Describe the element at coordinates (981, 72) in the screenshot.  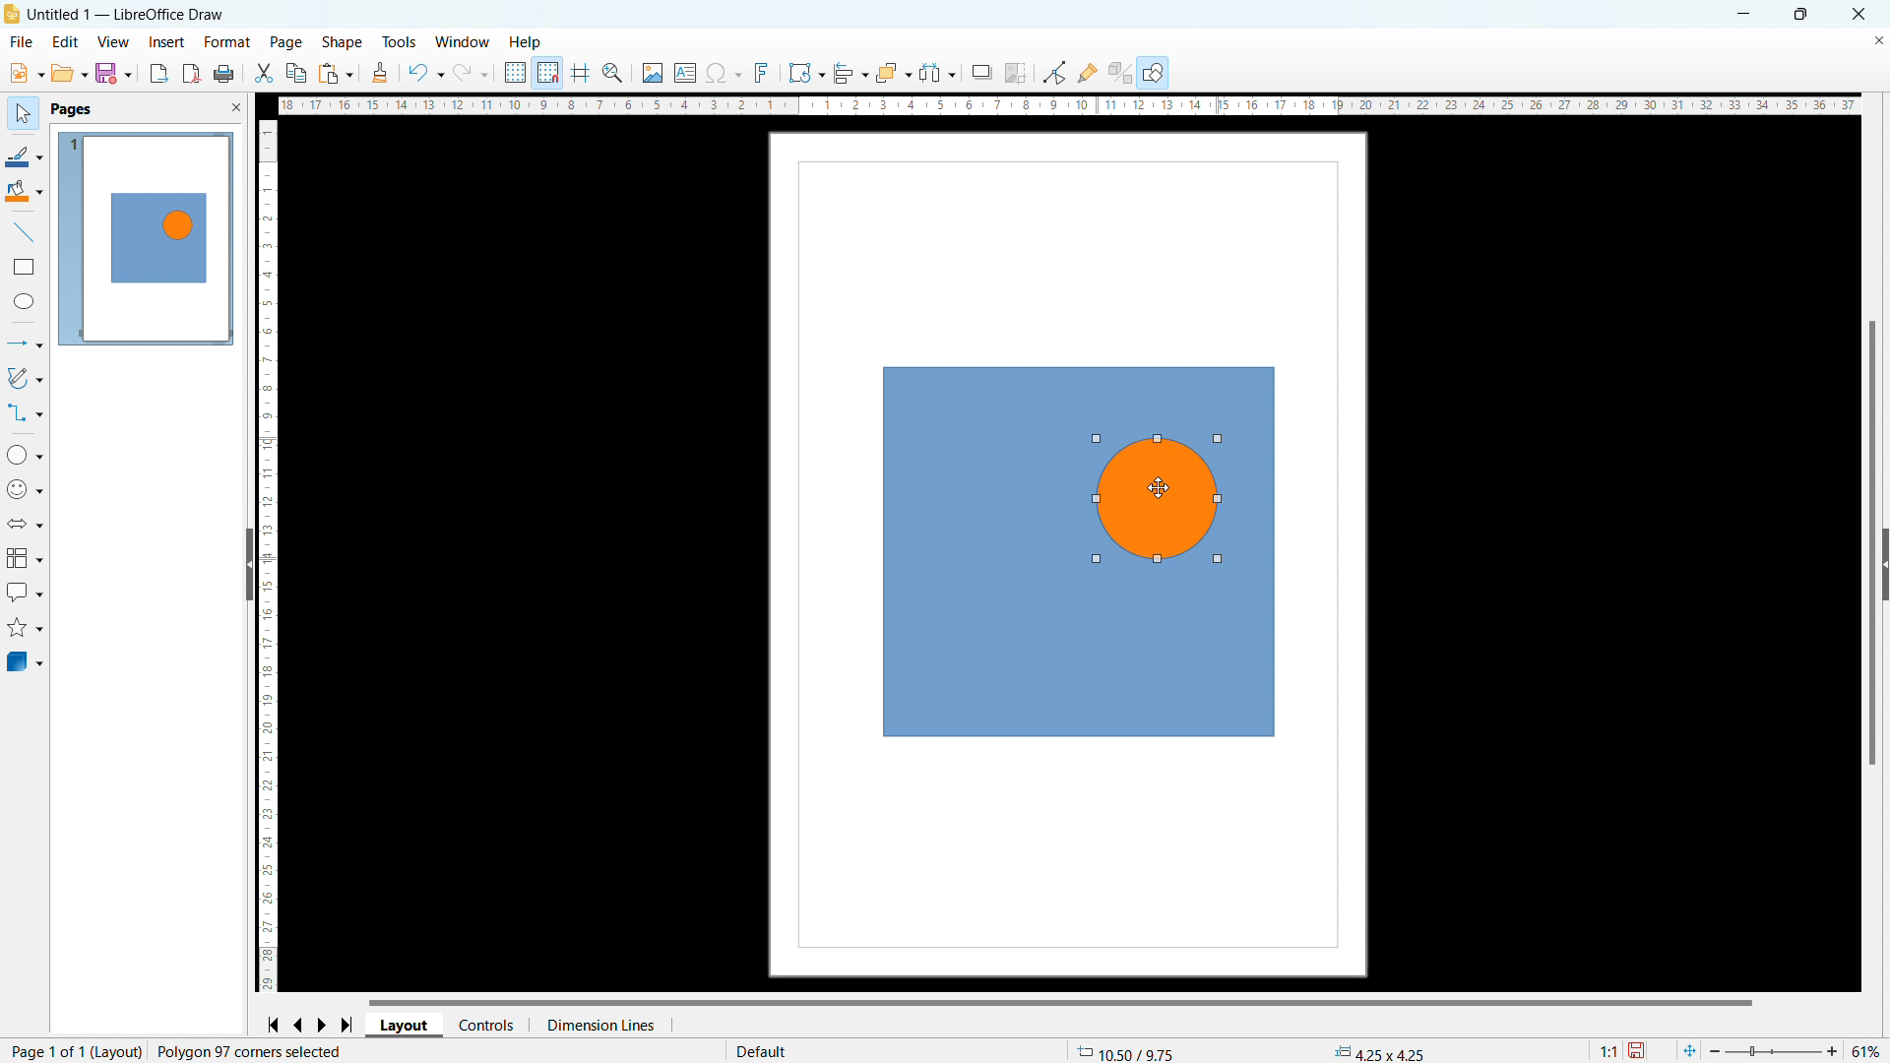
I see `shadow` at that location.